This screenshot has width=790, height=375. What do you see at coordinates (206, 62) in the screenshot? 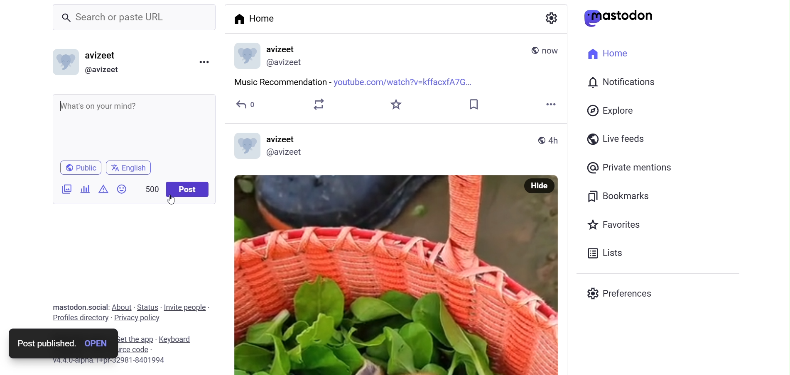
I see `Menu` at bounding box center [206, 62].